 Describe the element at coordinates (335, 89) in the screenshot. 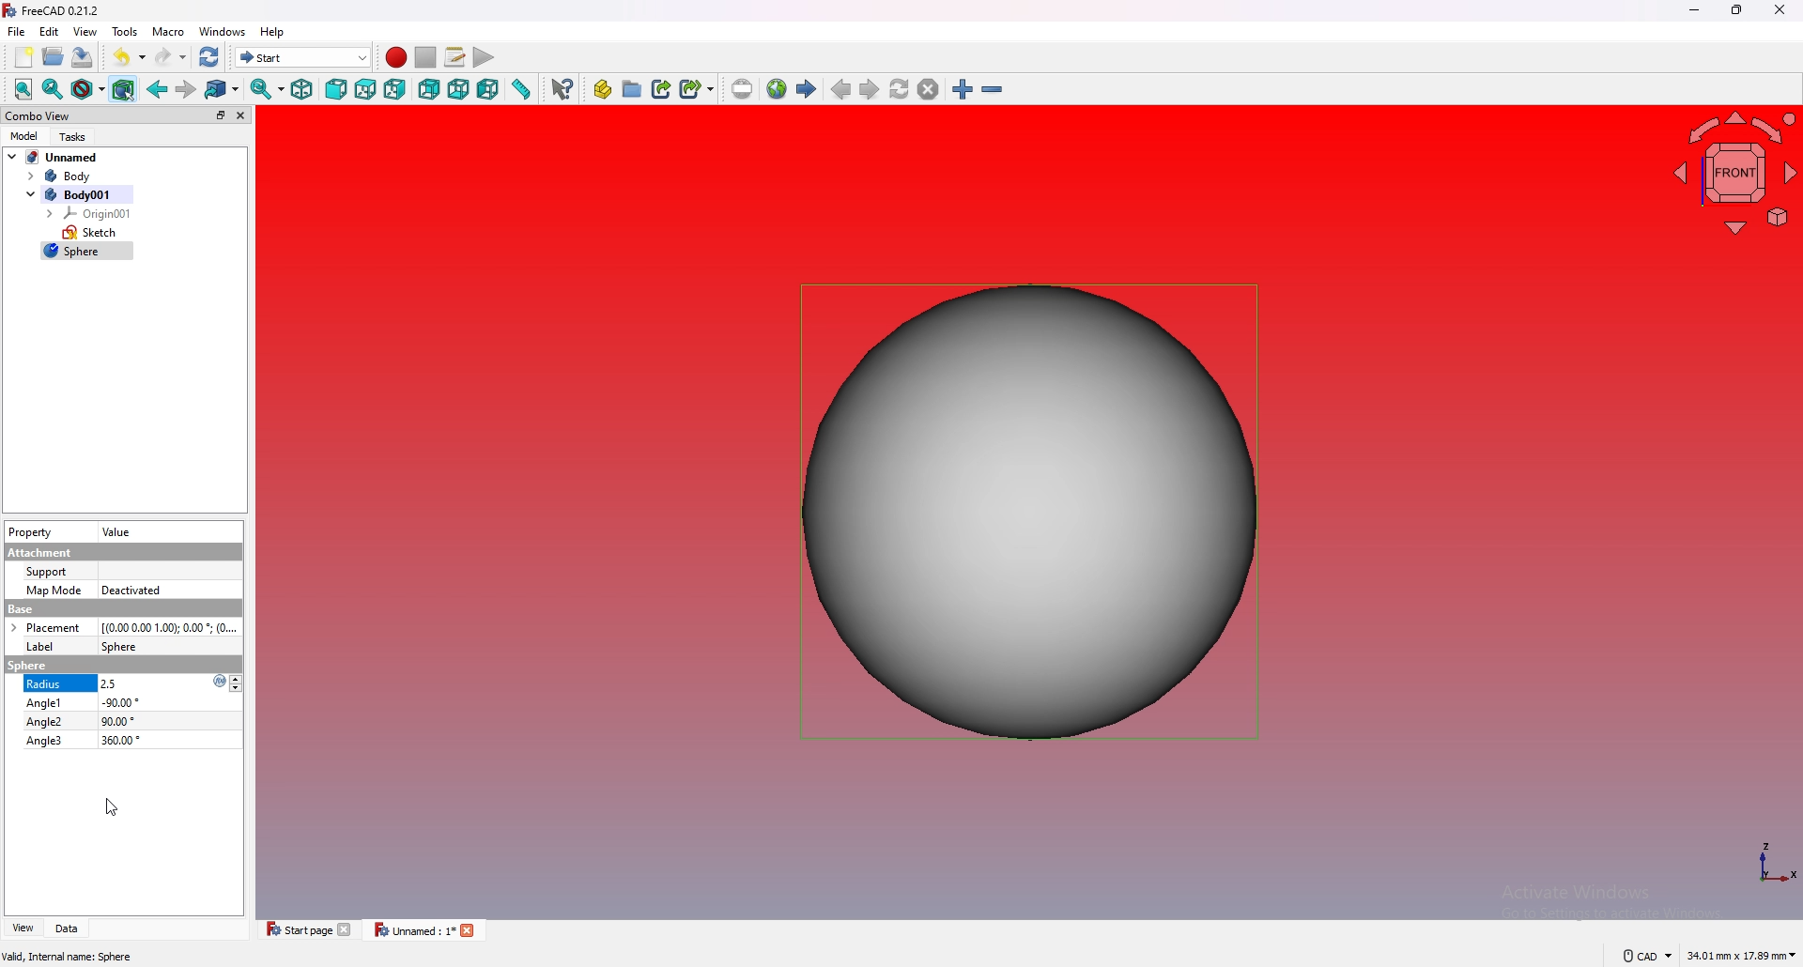

I see `front` at that location.